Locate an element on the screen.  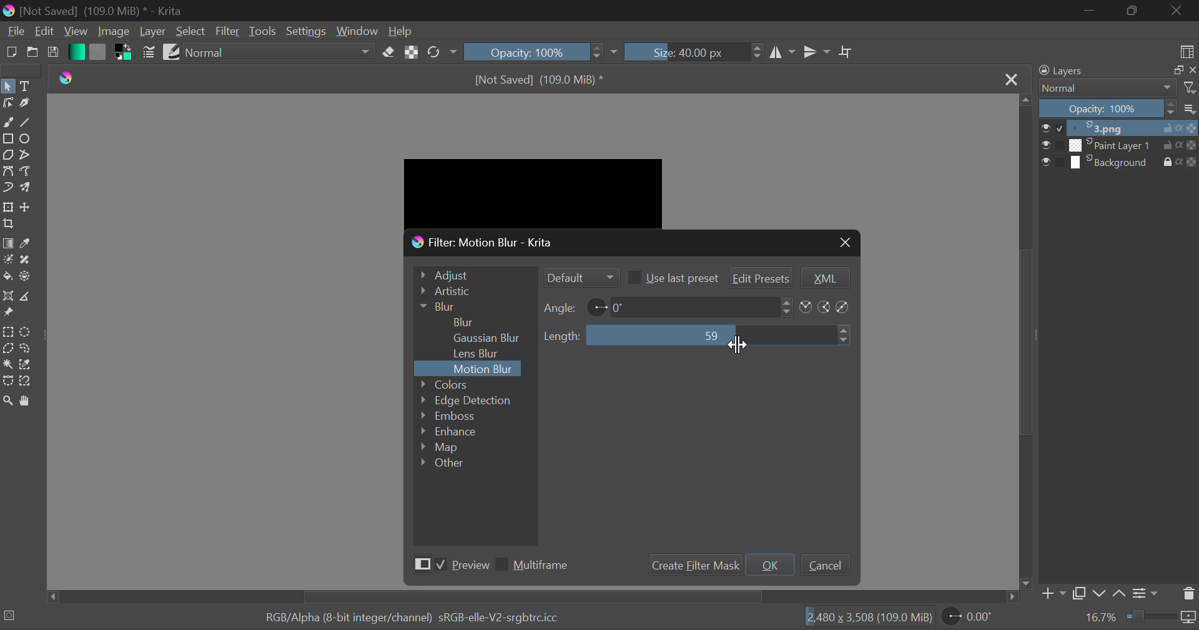
Window is located at coordinates (357, 31).